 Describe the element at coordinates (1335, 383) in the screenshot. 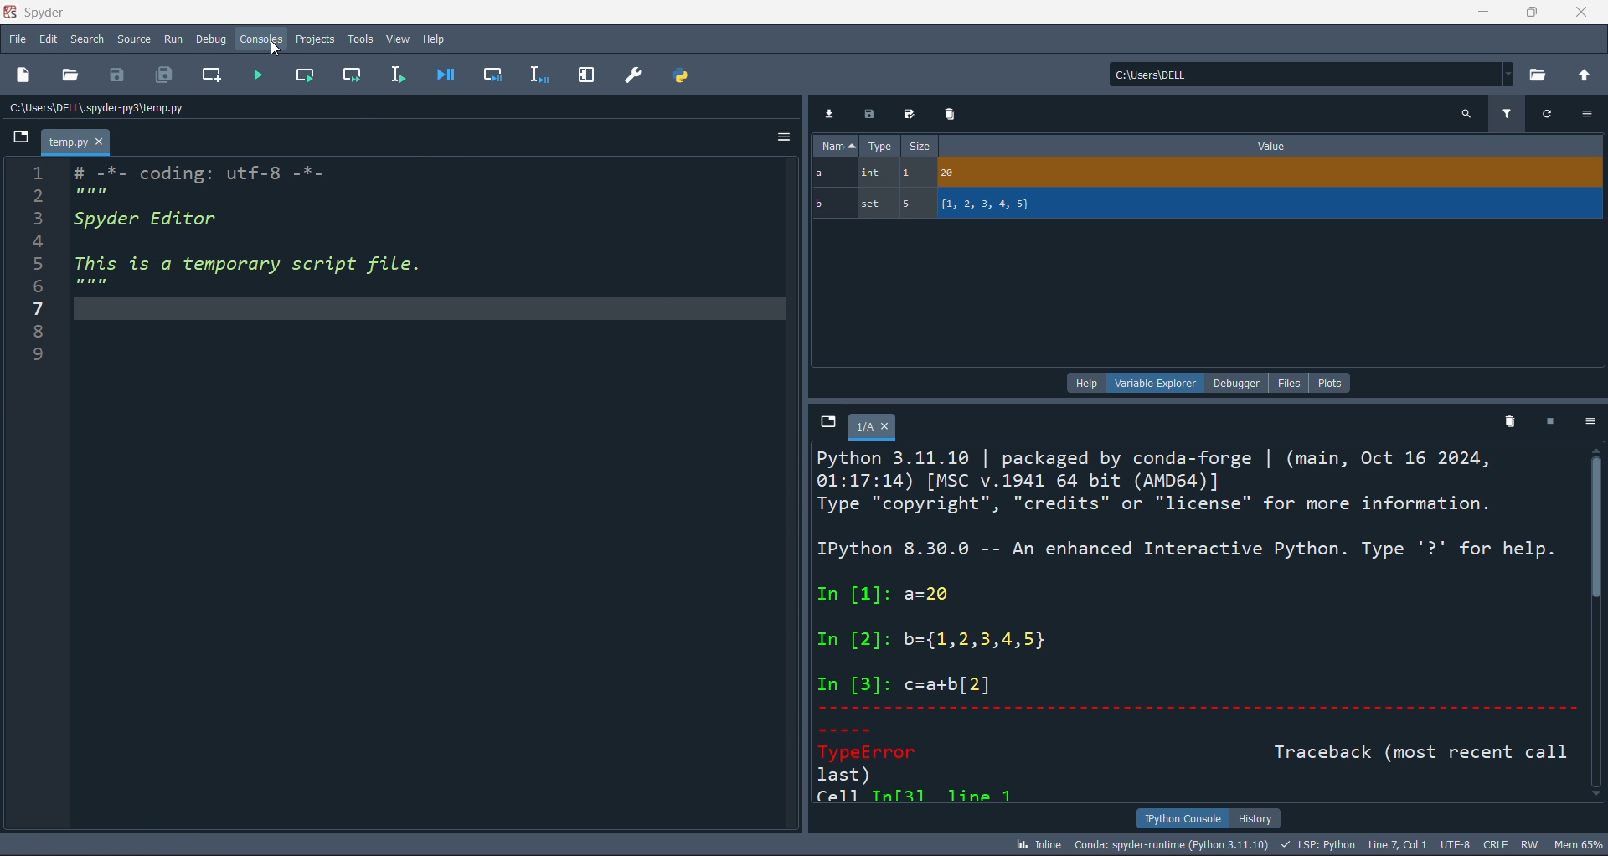

I see `plots` at that location.